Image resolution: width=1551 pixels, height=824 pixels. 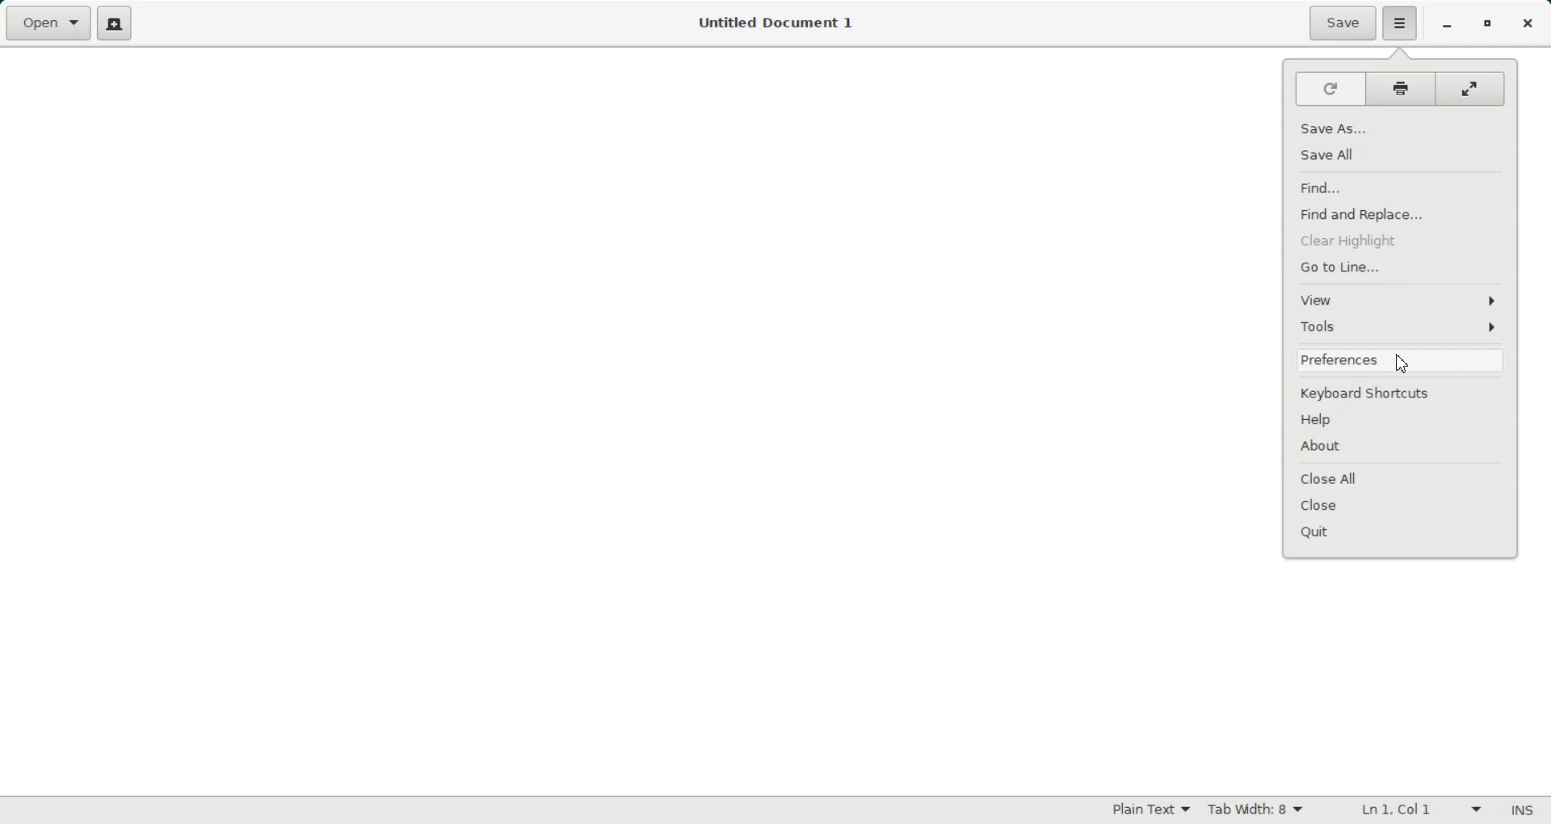 I want to click on Find, so click(x=1402, y=187).